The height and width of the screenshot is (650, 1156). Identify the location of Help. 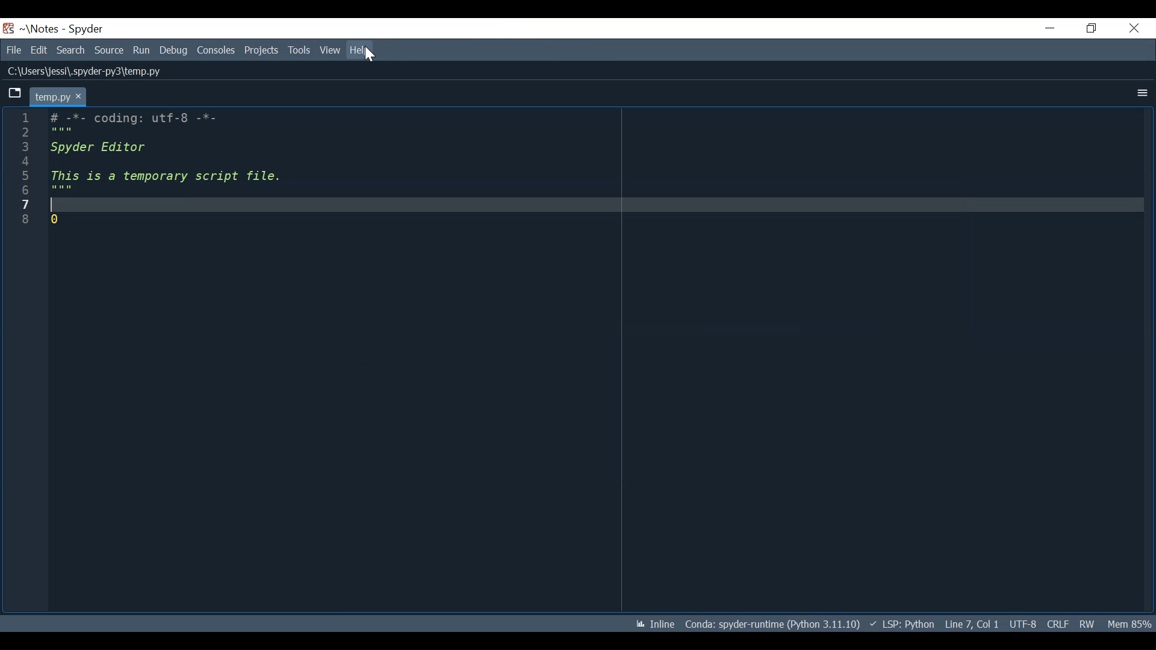
(362, 49).